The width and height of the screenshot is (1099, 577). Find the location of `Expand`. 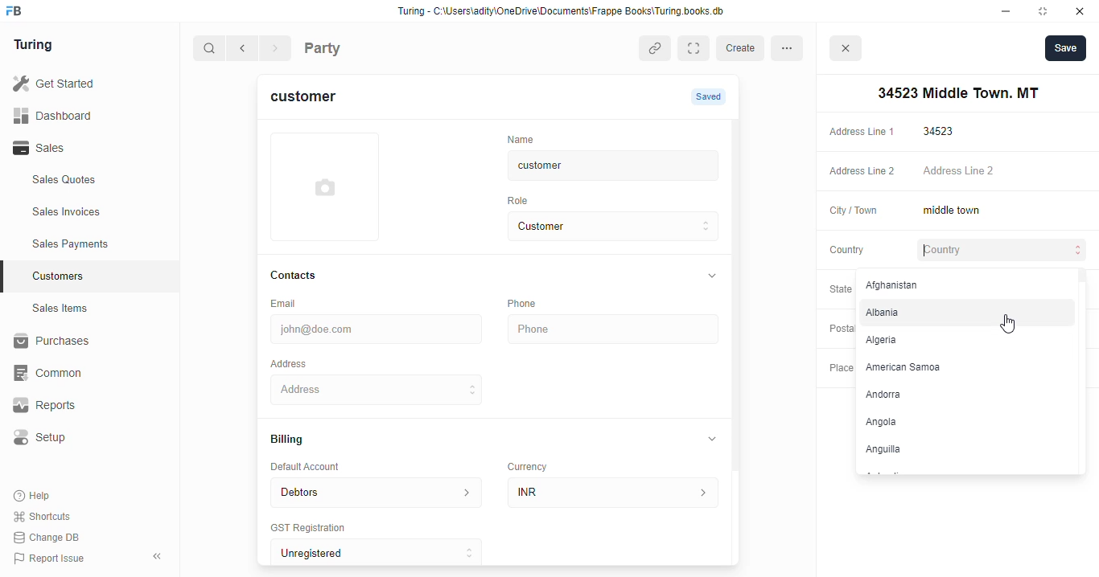

Expand is located at coordinates (697, 48).